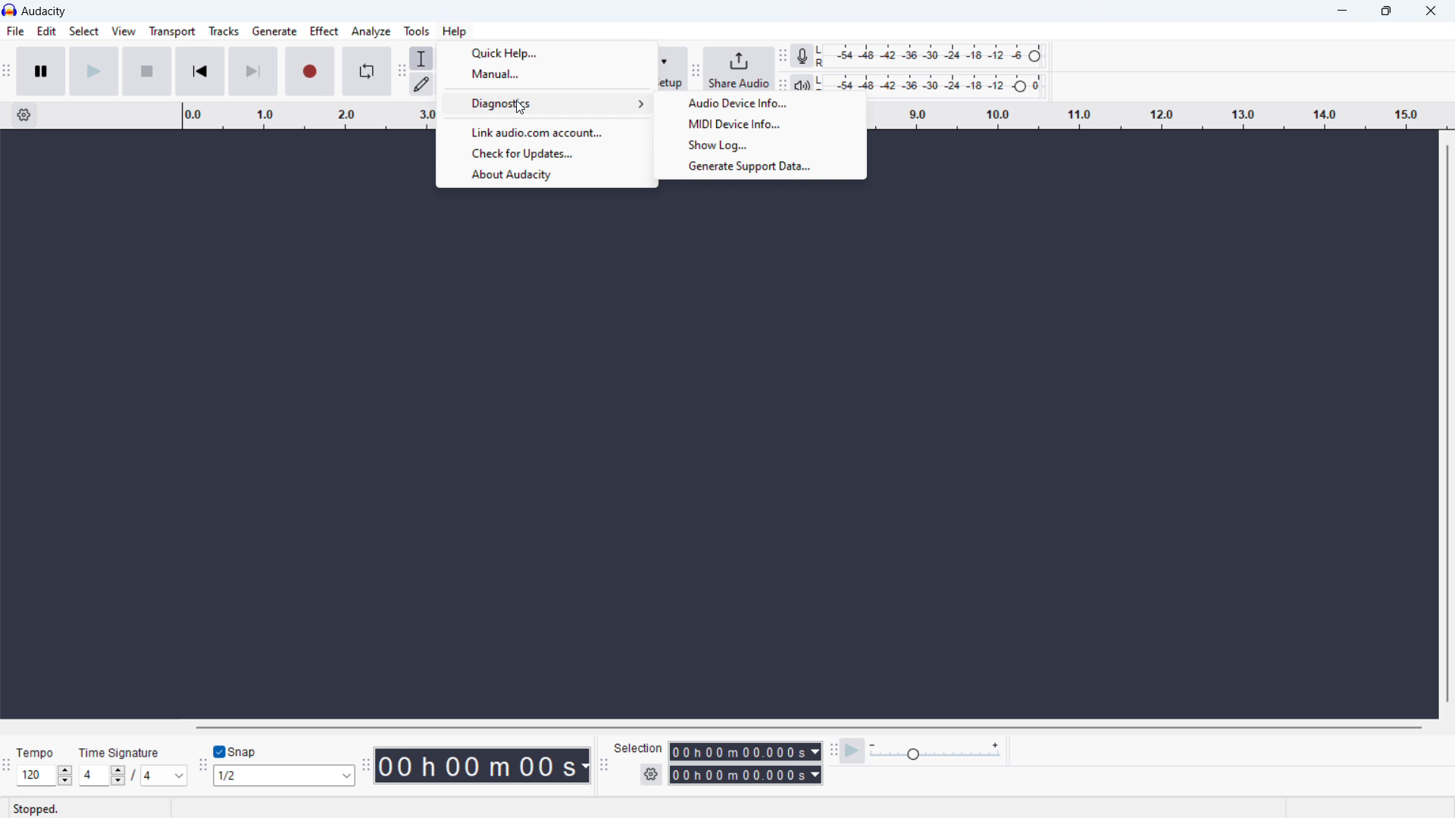  Describe the element at coordinates (324, 30) in the screenshot. I see `effect` at that location.